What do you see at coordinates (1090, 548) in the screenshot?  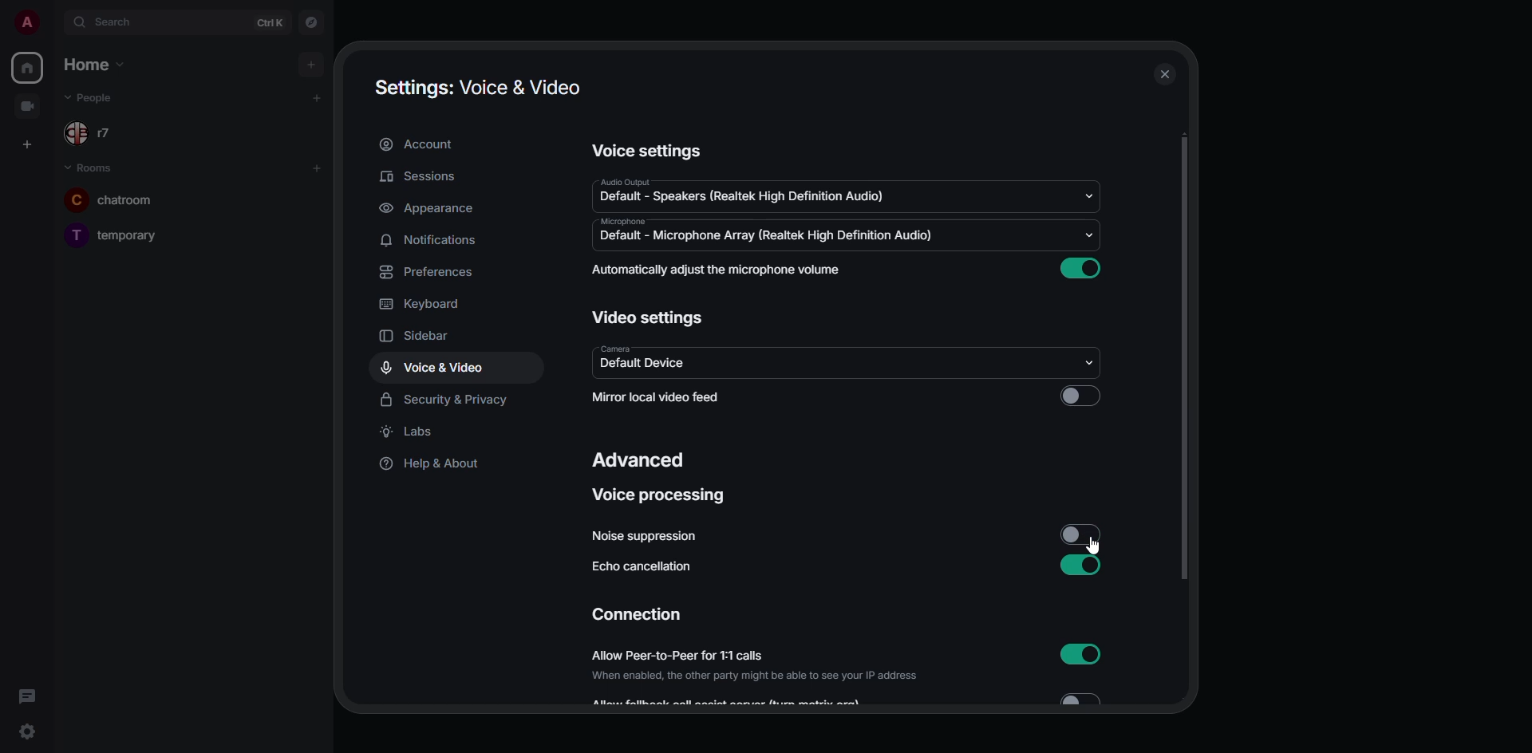 I see `cursor` at bounding box center [1090, 548].